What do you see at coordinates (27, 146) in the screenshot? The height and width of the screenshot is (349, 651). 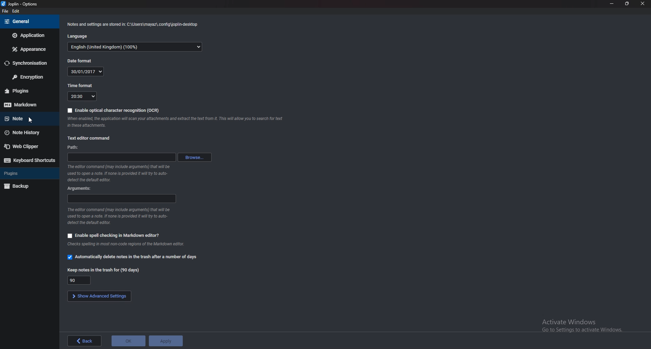 I see `Web clipper` at bounding box center [27, 146].